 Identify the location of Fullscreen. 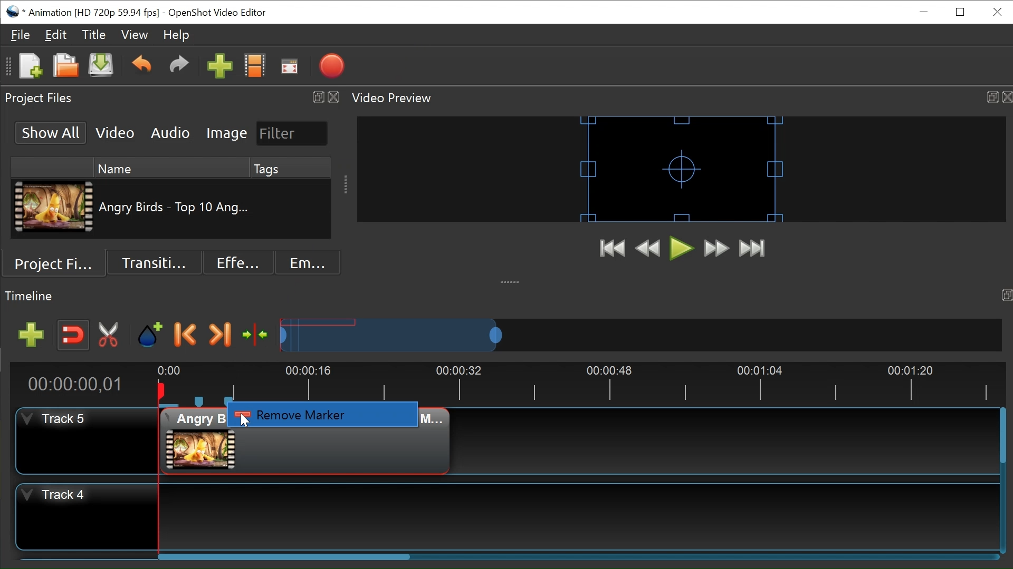
(290, 68).